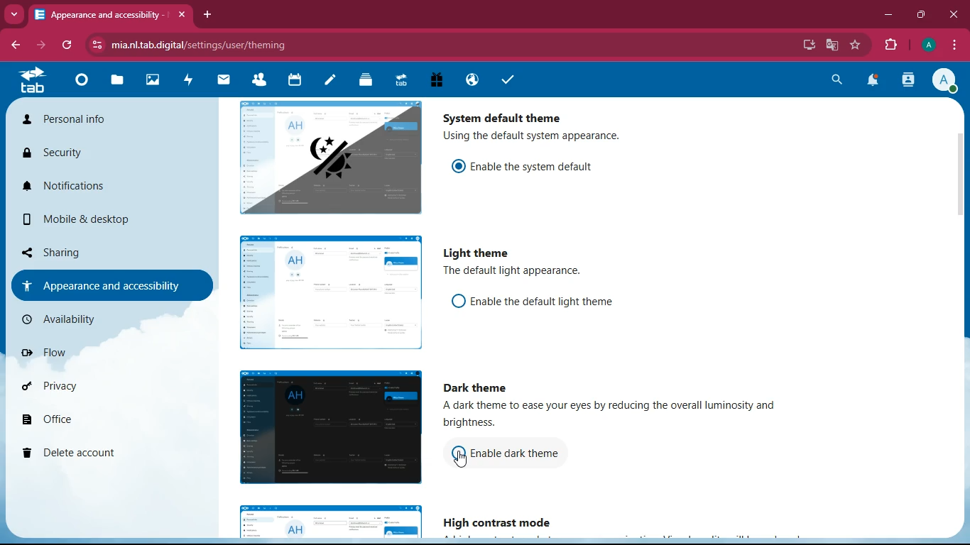 The image size is (970, 545). I want to click on refresh, so click(67, 45).